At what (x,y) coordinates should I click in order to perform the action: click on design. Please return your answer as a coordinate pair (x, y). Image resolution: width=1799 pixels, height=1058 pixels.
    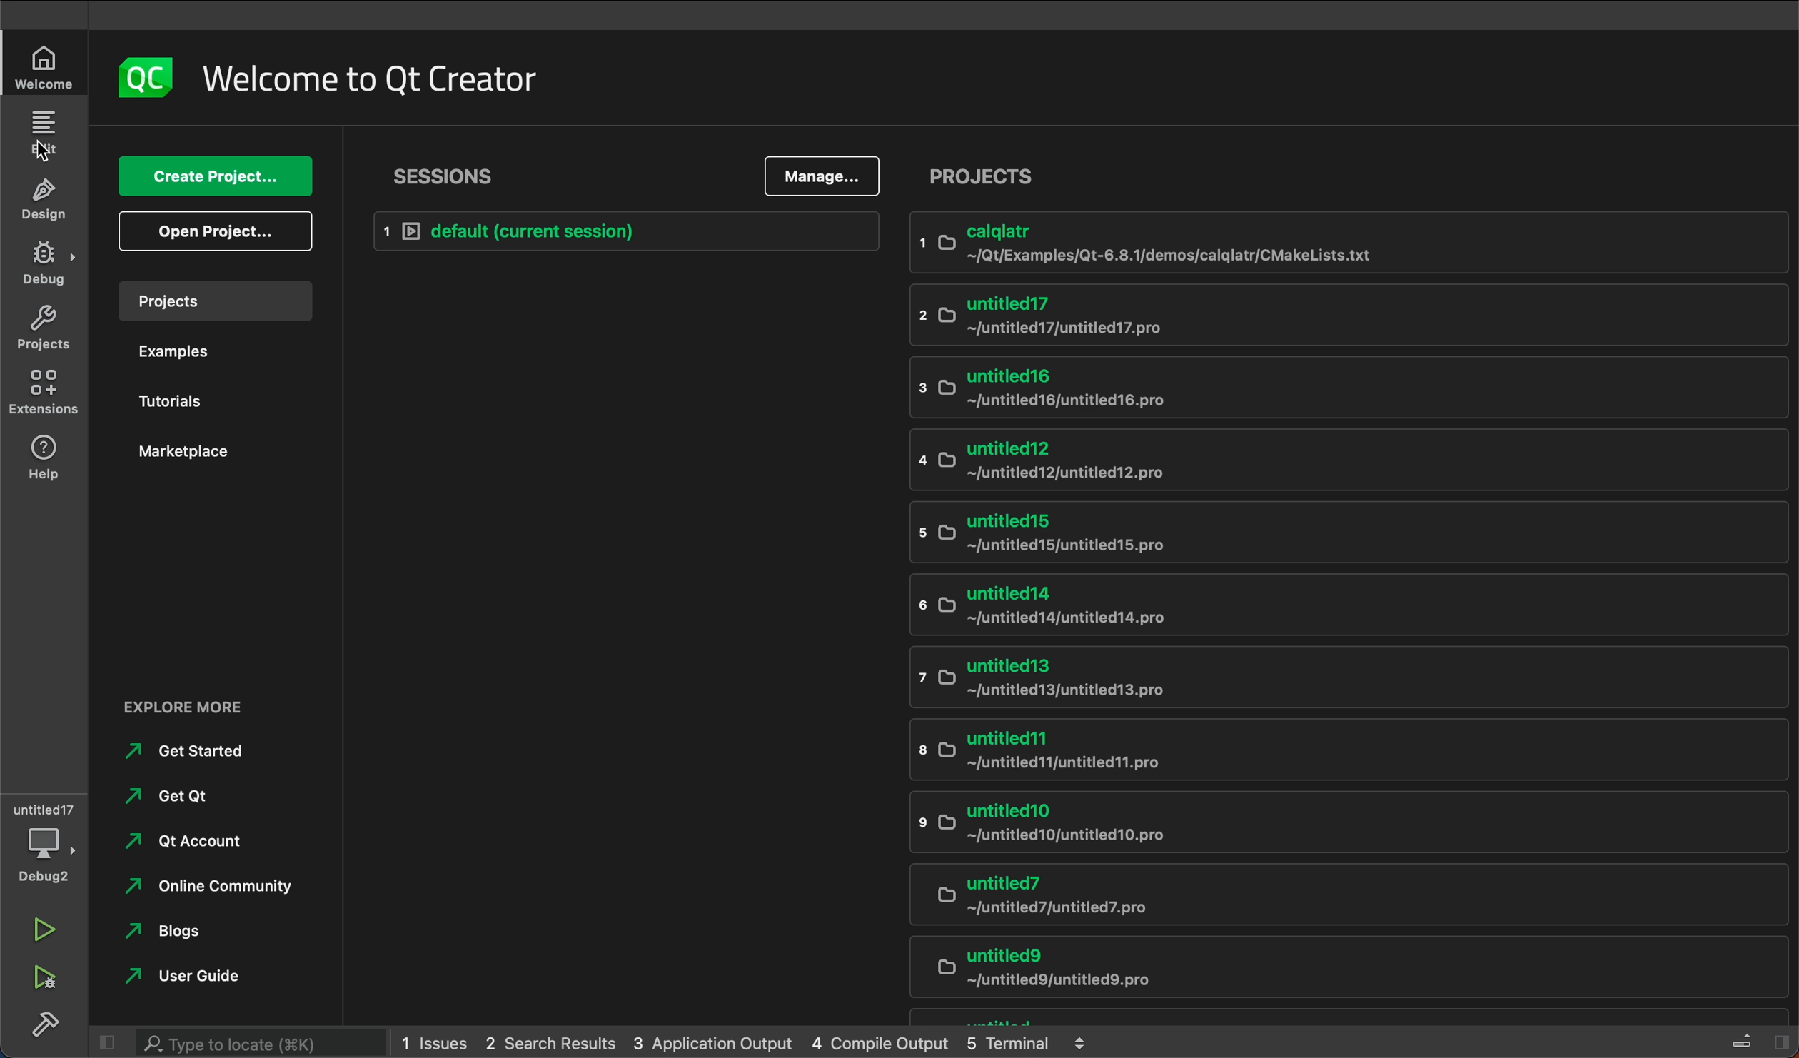
    Looking at the image, I should click on (46, 197).